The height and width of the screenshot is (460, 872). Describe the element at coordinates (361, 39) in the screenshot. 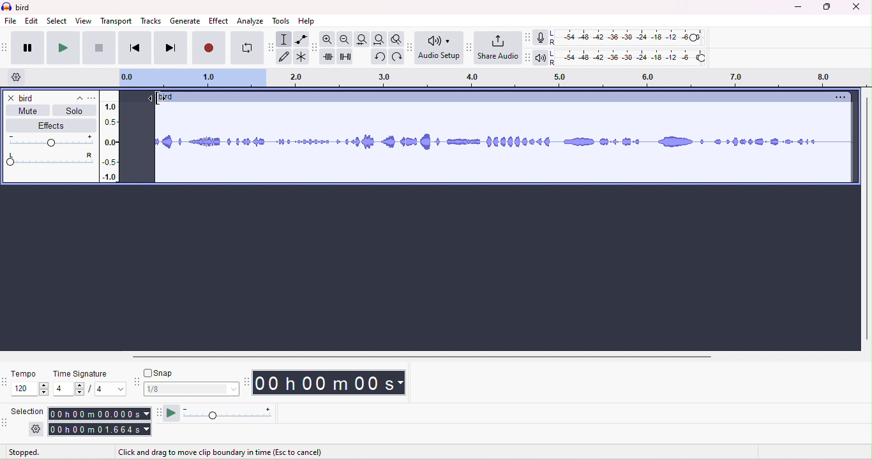

I see `fit selection to width` at that location.